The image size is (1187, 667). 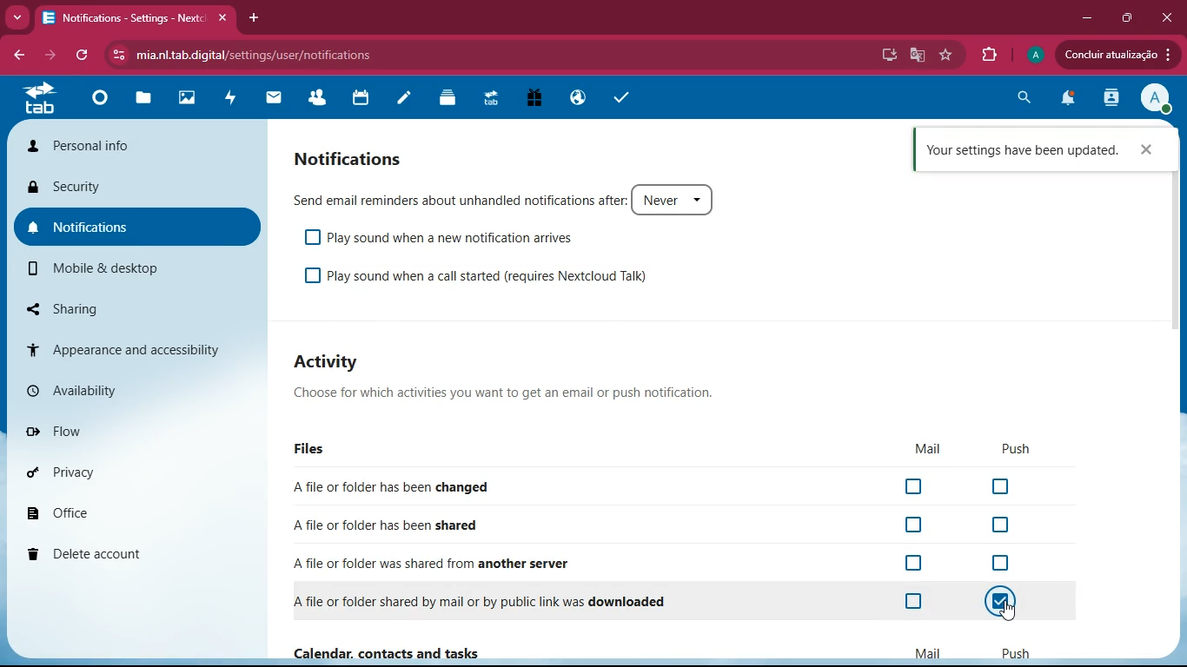 What do you see at coordinates (503, 200) in the screenshot?
I see `Send email reminders about unhandled notifications after: Never ` at bounding box center [503, 200].